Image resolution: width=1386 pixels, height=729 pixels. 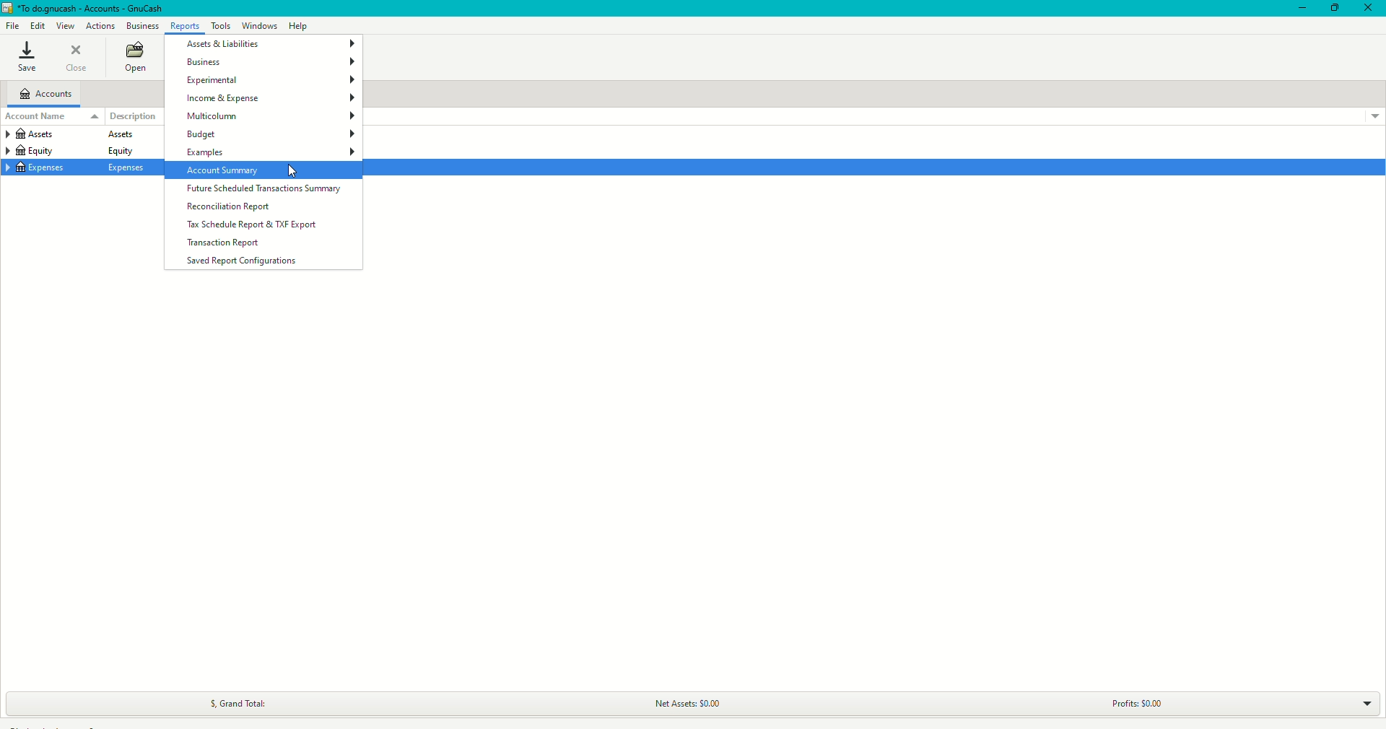 I want to click on Business, so click(x=271, y=63).